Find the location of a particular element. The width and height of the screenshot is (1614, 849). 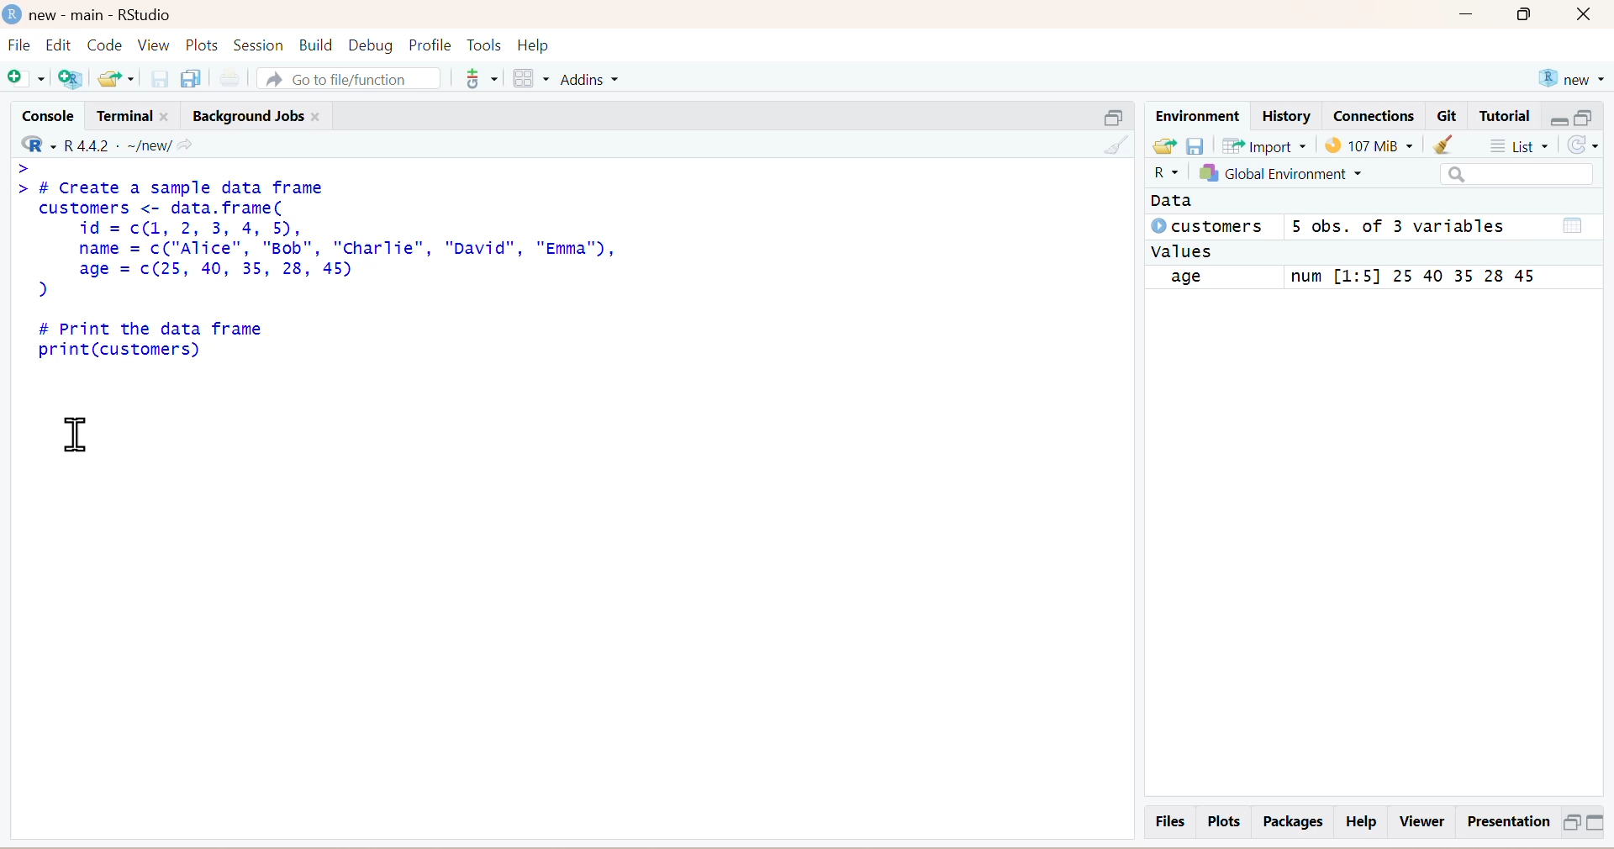

text cursor is located at coordinates (74, 432).